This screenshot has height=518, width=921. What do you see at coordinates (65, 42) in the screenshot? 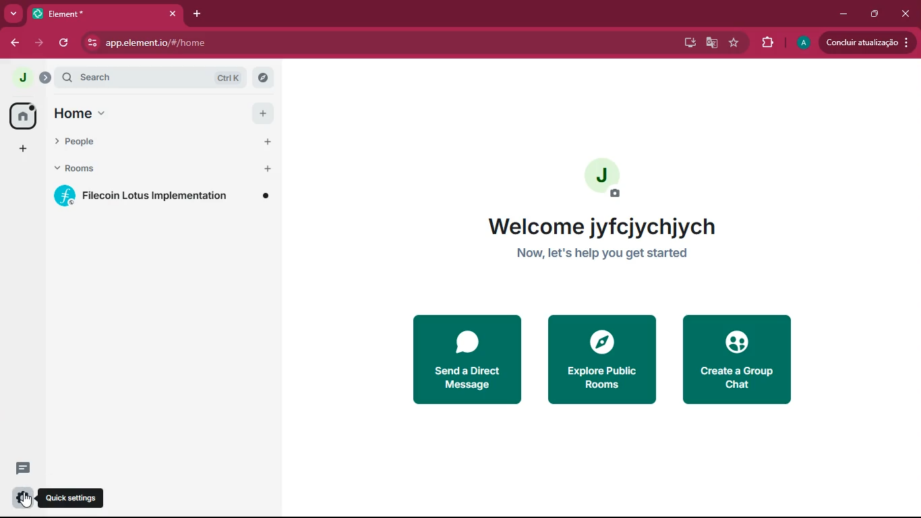
I see `refresh` at bounding box center [65, 42].